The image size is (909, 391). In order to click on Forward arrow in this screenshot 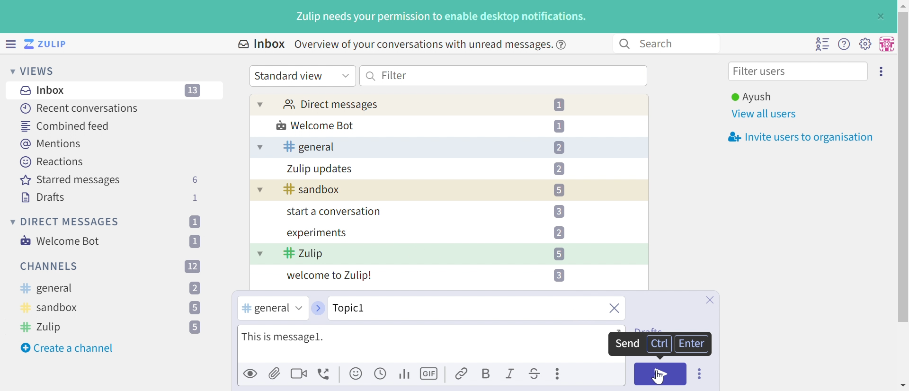, I will do `click(317, 308)`.